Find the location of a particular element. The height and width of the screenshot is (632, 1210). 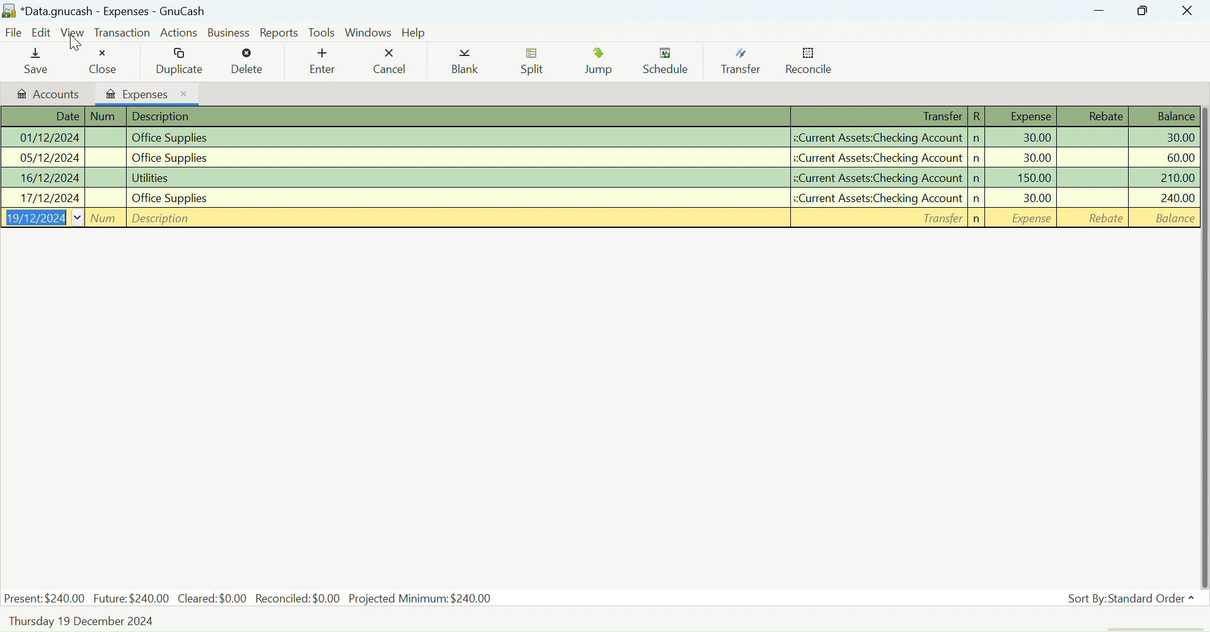

Close is located at coordinates (107, 62).